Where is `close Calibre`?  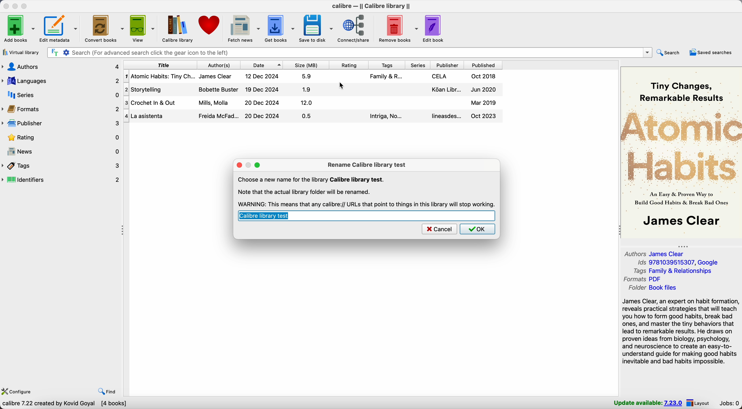 close Calibre is located at coordinates (5, 6).